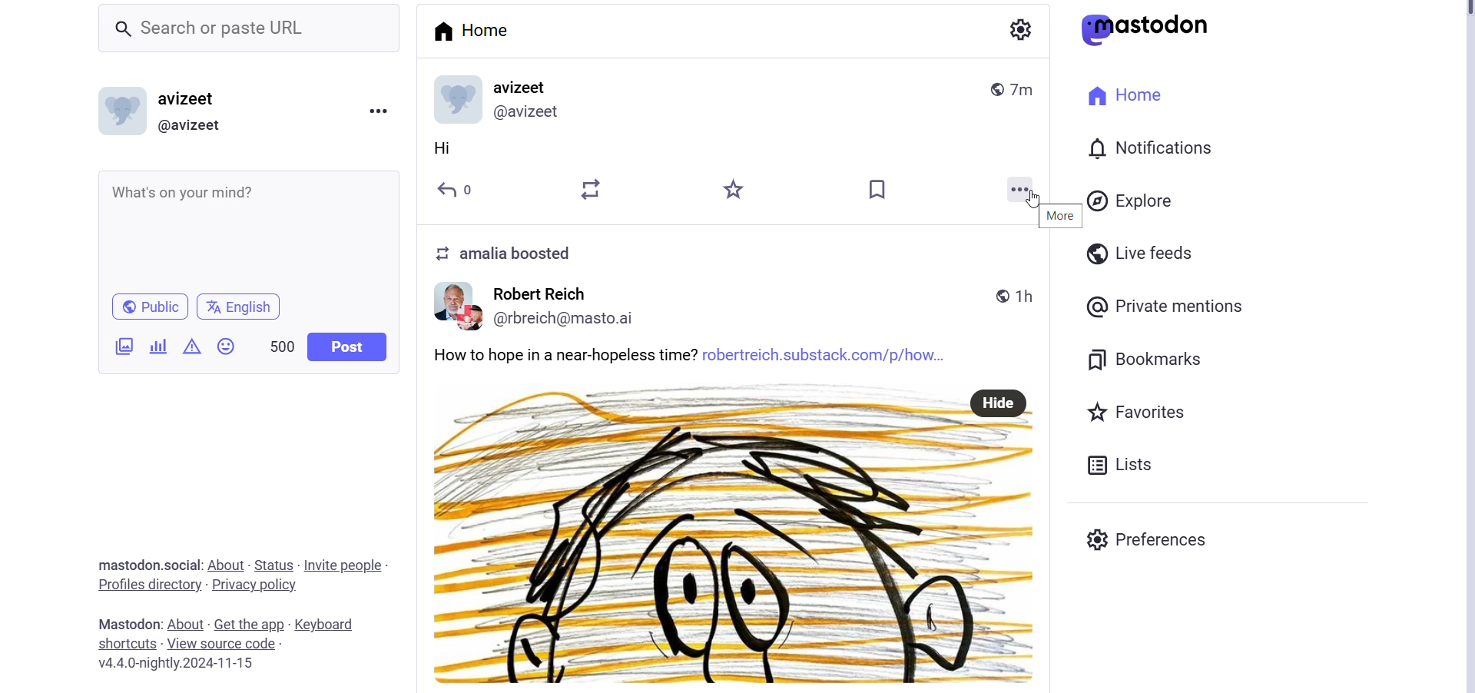 This screenshot has width=1475, height=693. I want to click on Version, so click(181, 665).